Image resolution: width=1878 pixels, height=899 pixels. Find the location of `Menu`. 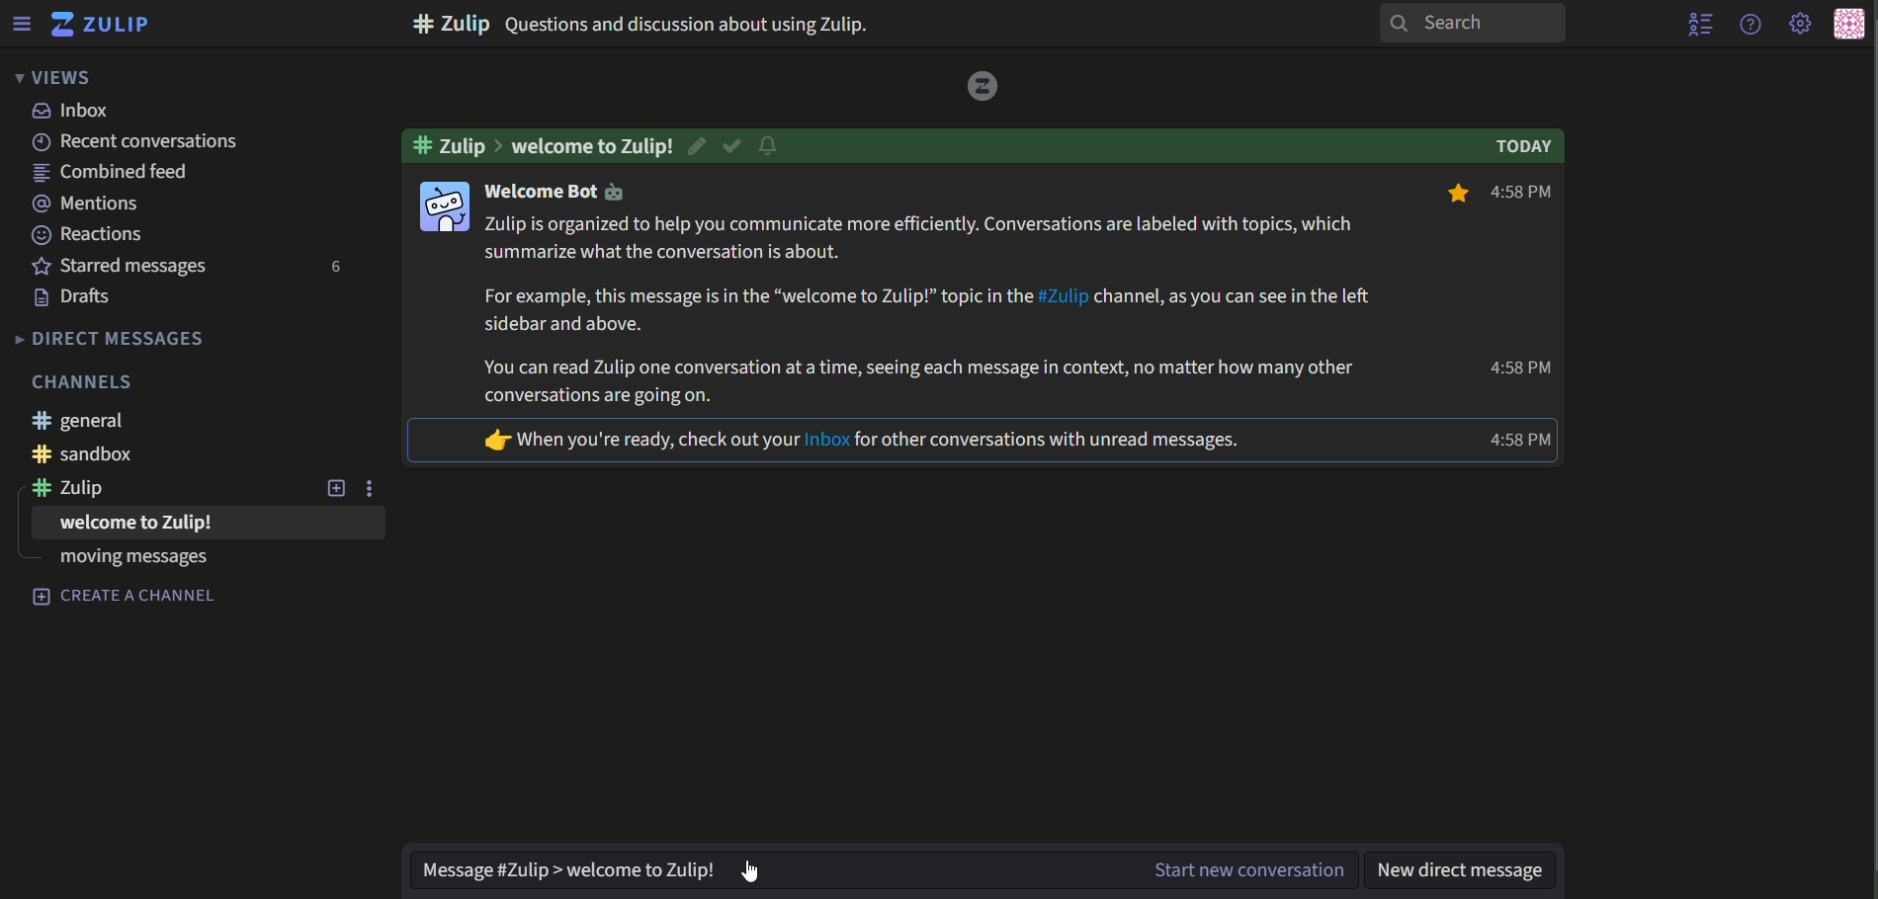

Menu is located at coordinates (21, 23).